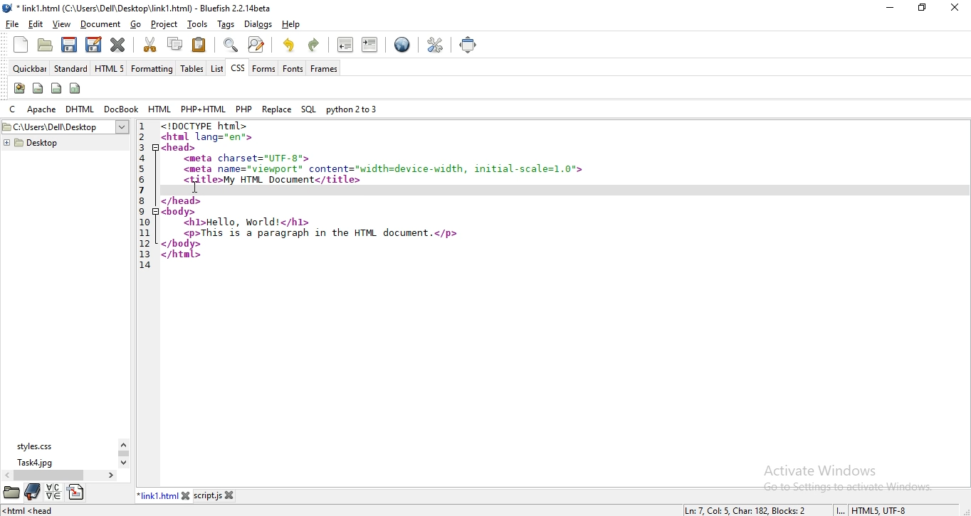  Describe the element at coordinates (134, 23) in the screenshot. I see `go` at that location.